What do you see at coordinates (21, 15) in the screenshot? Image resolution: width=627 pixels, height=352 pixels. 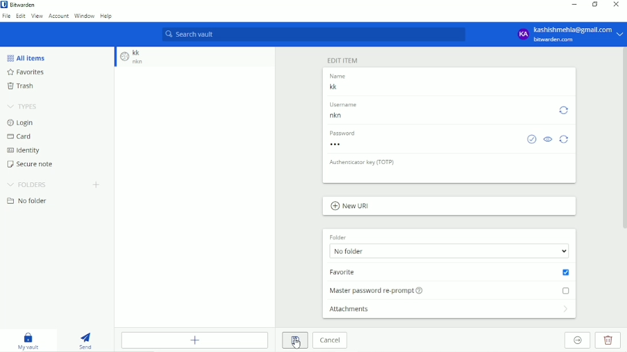 I see `Edit` at bounding box center [21, 15].